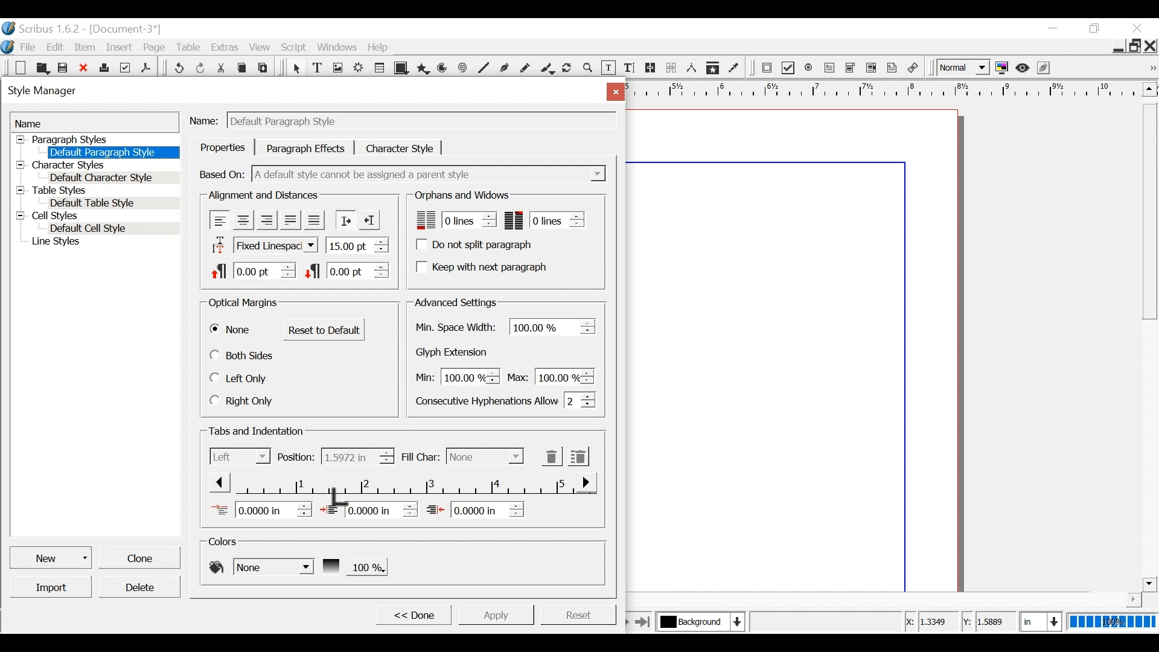 Image resolution: width=1159 pixels, height=652 pixels. Describe the element at coordinates (455, 302) in the screenshot. I see `Advanced Setting` at that location.